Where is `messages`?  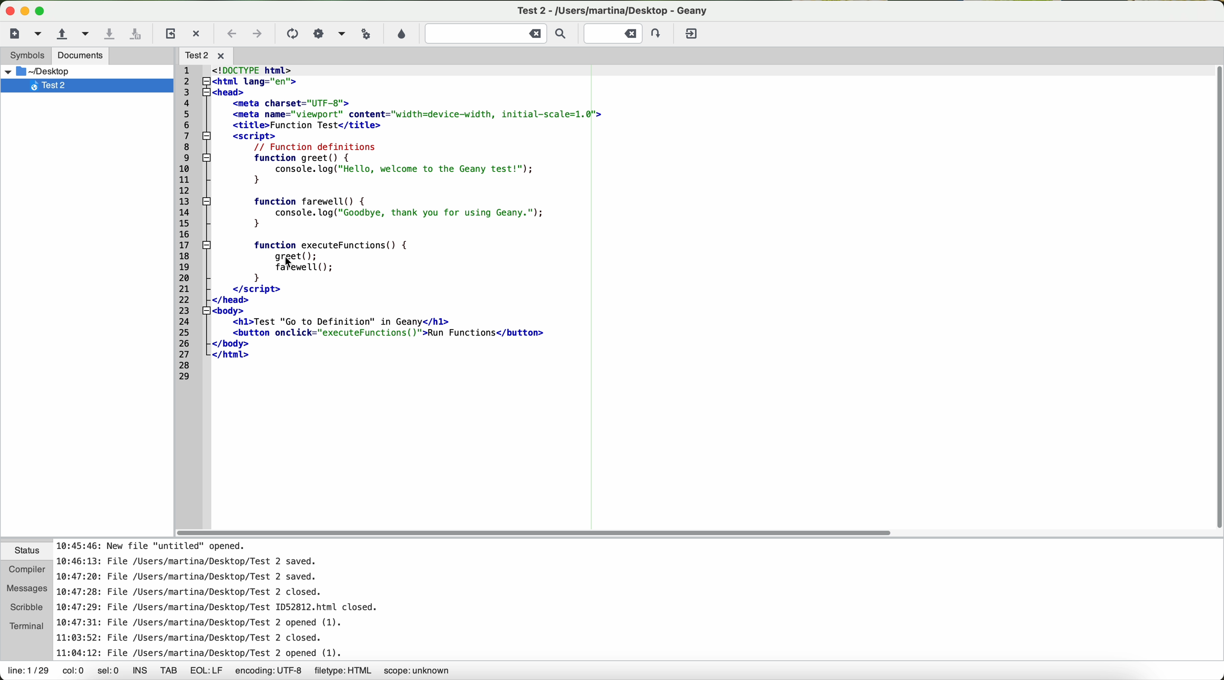
messages is located at coordinates (26, 588).